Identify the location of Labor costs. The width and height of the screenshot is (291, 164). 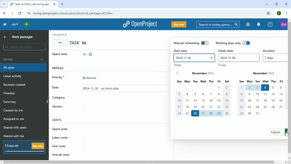
(67, 138).